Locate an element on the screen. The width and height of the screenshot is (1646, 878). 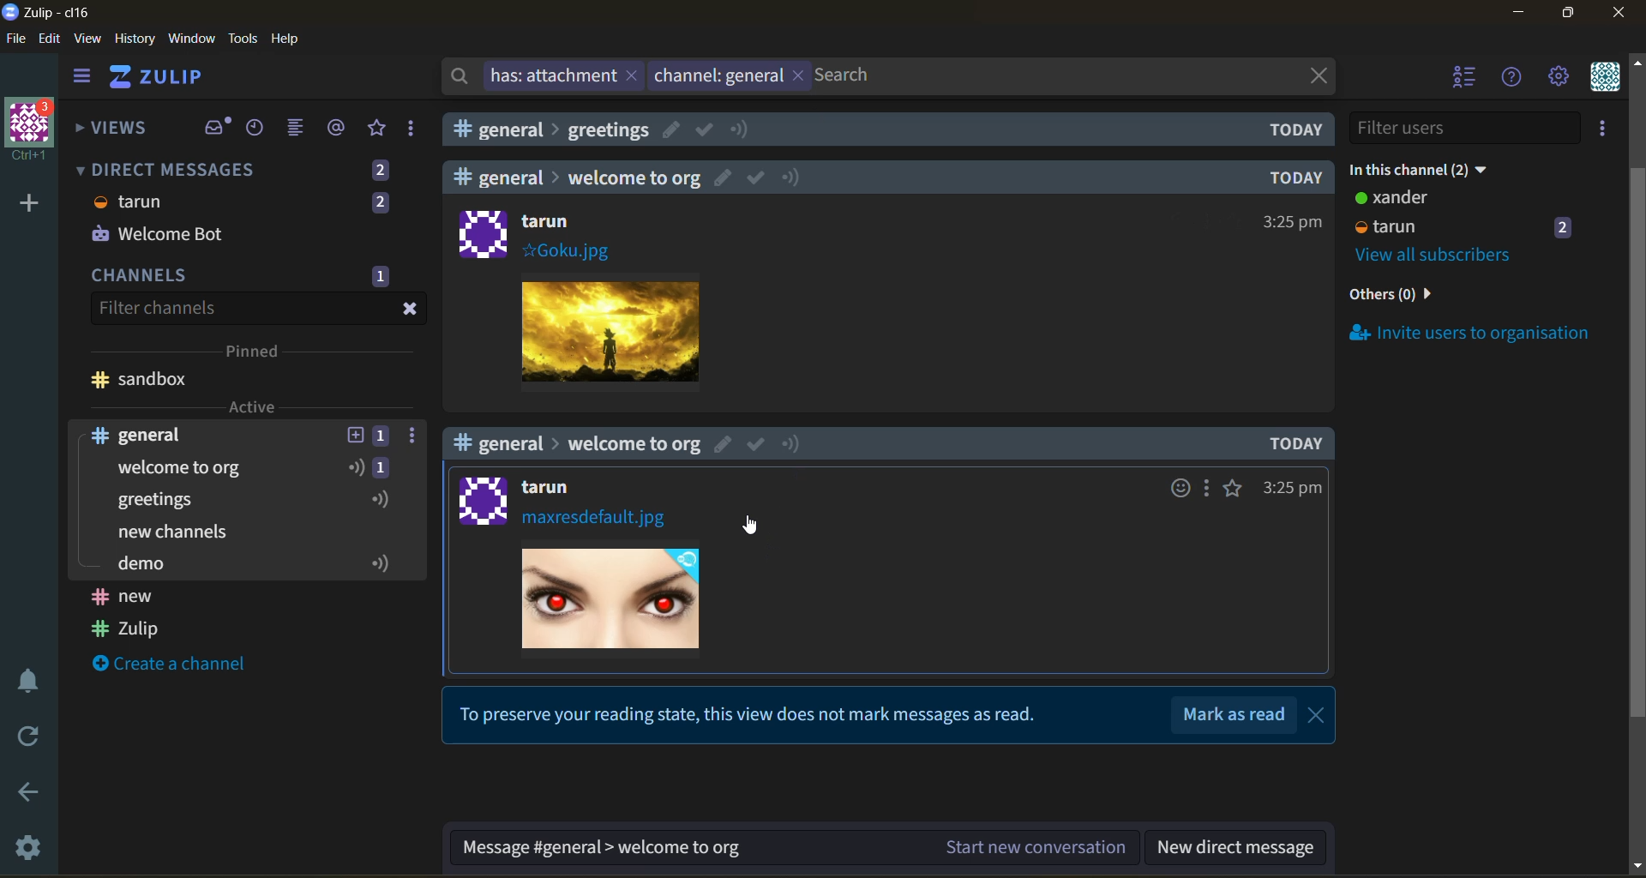
reload is located at coordinates (31, 733).